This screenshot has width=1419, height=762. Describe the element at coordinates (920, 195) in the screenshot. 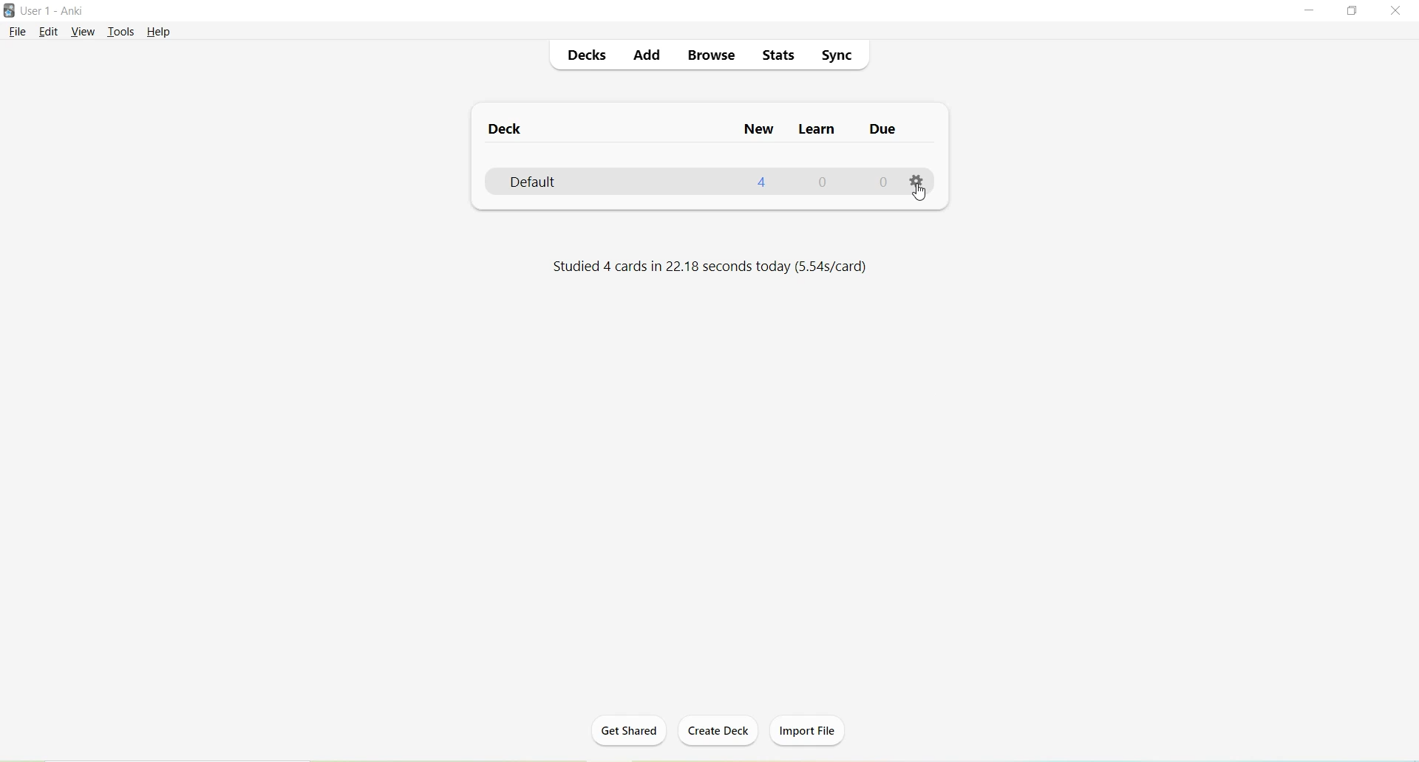

I see `Cursor` at that location.